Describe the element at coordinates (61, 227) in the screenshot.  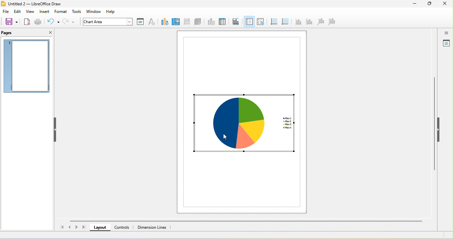
I see `first` at that location.